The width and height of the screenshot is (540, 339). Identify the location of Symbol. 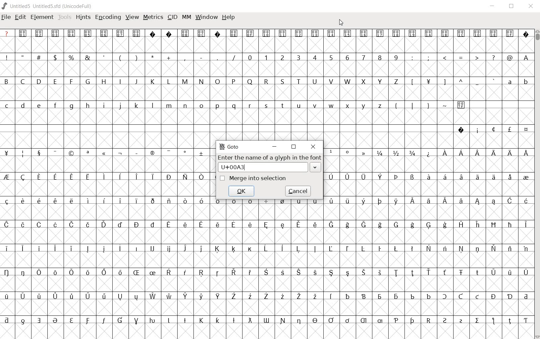
(316, 34).